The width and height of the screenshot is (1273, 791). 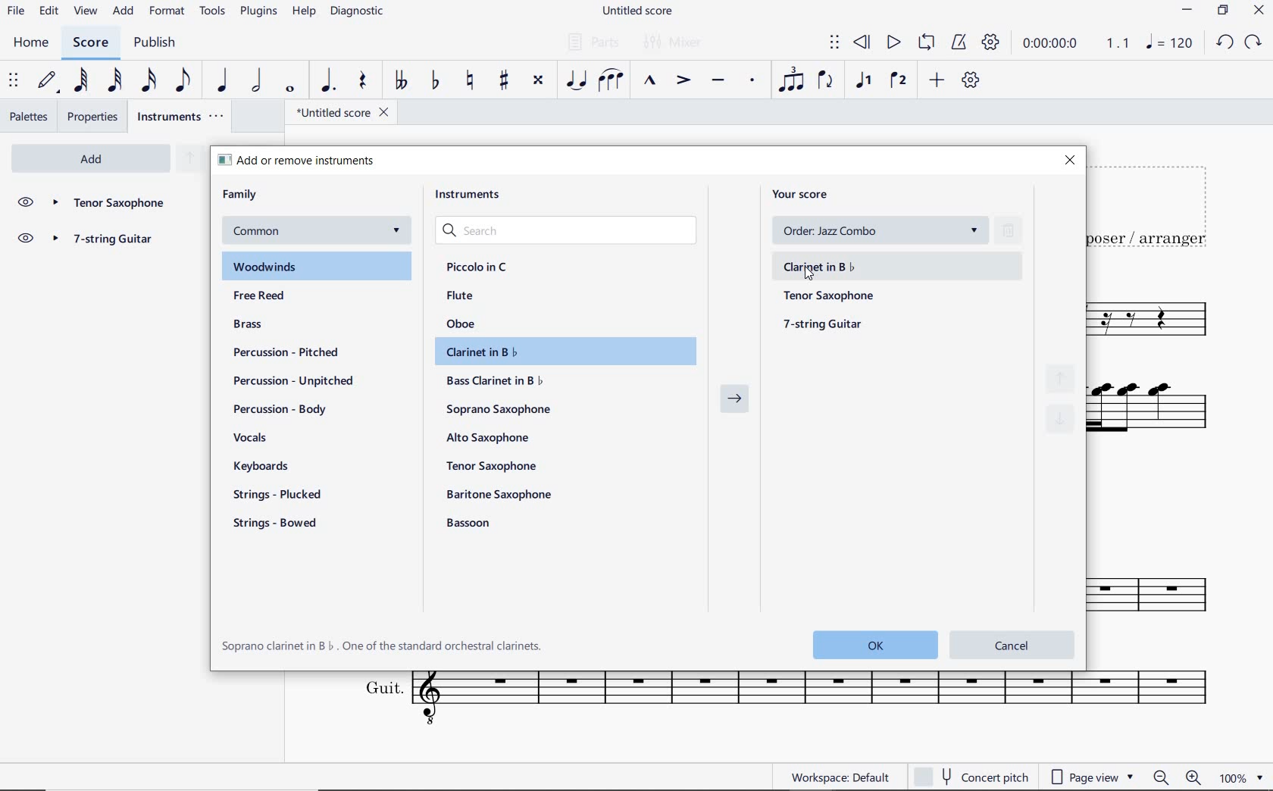 What do you see at coordinates (152, 43) in the screenshot?
I see `PUBLISH` at bounding box center [152, 43].